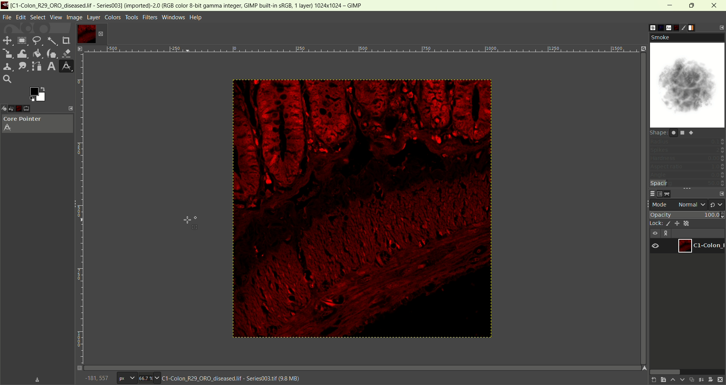  Describe the element at coordinates (37, 17) in the screenshot. I see `select` at that location.